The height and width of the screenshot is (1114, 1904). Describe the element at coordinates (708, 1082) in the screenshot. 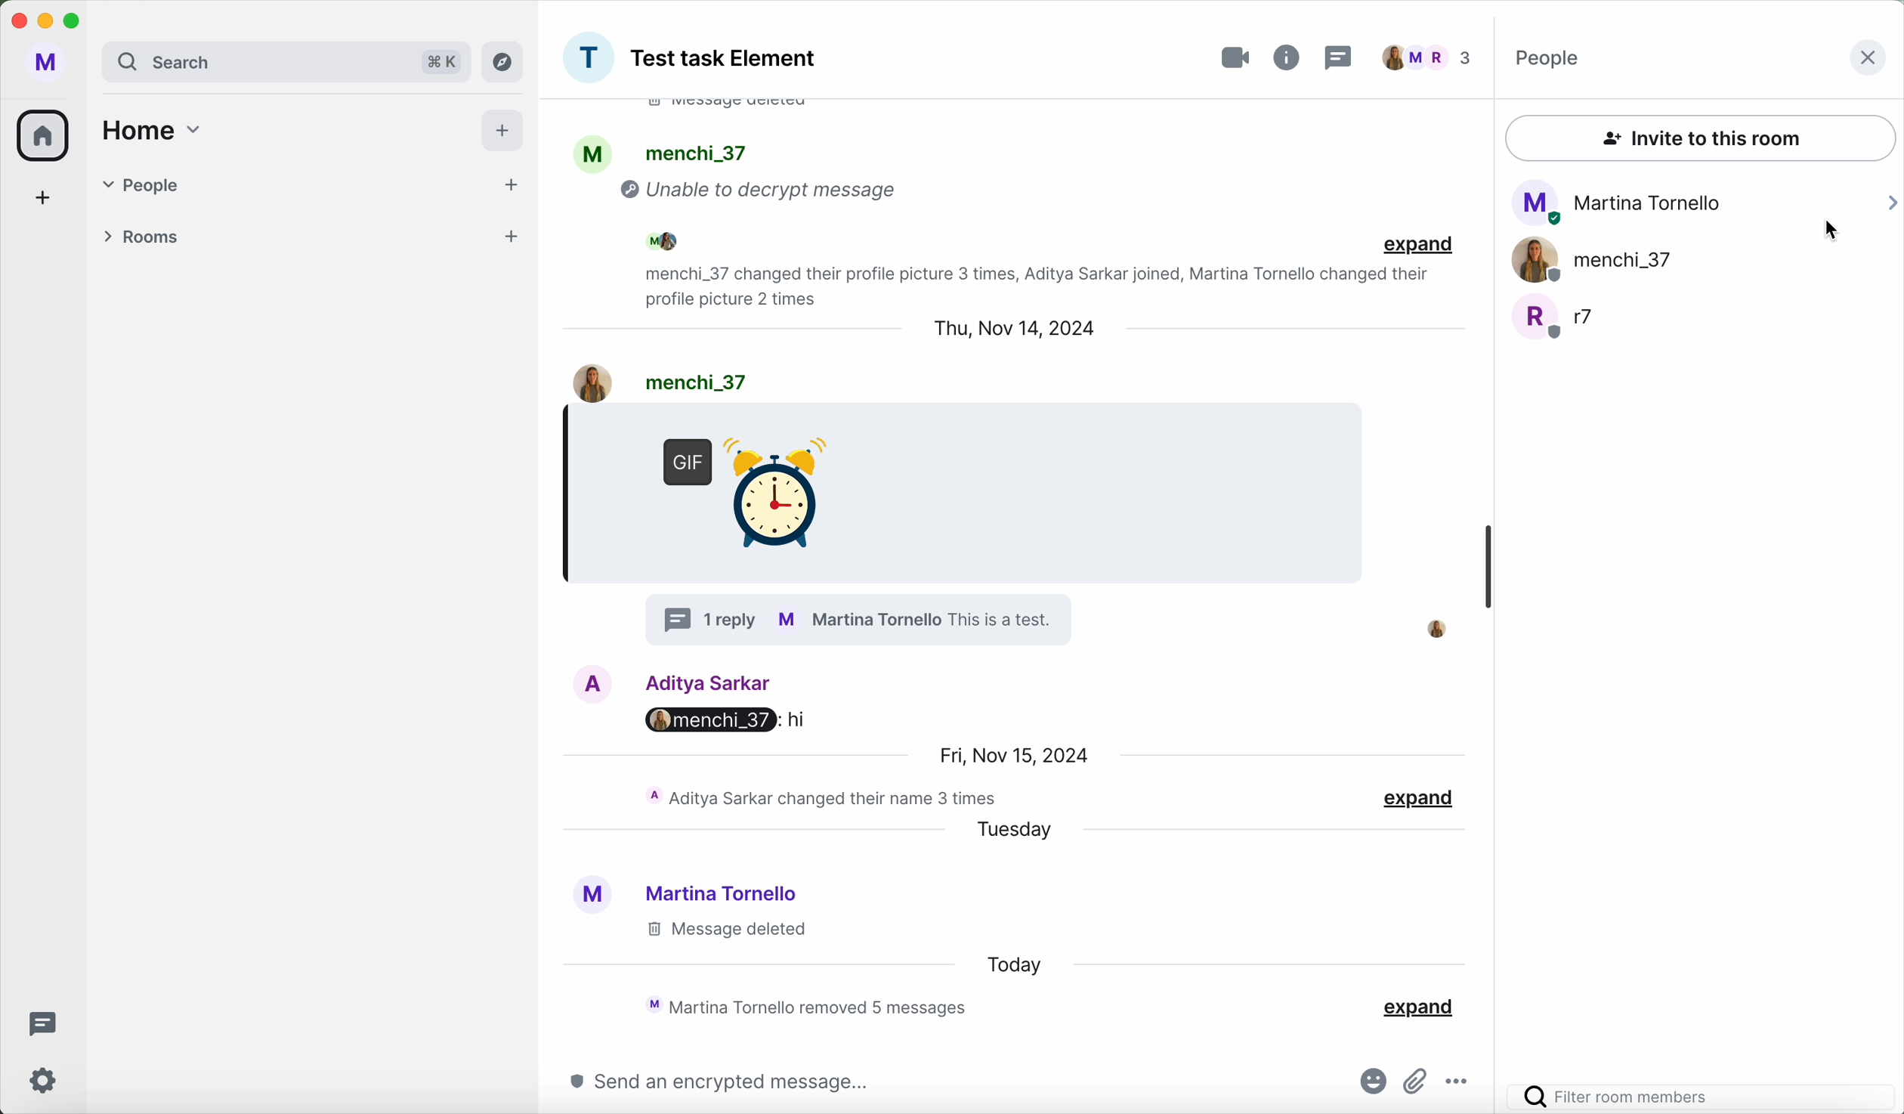

I see `send an encrypted message` at that location.